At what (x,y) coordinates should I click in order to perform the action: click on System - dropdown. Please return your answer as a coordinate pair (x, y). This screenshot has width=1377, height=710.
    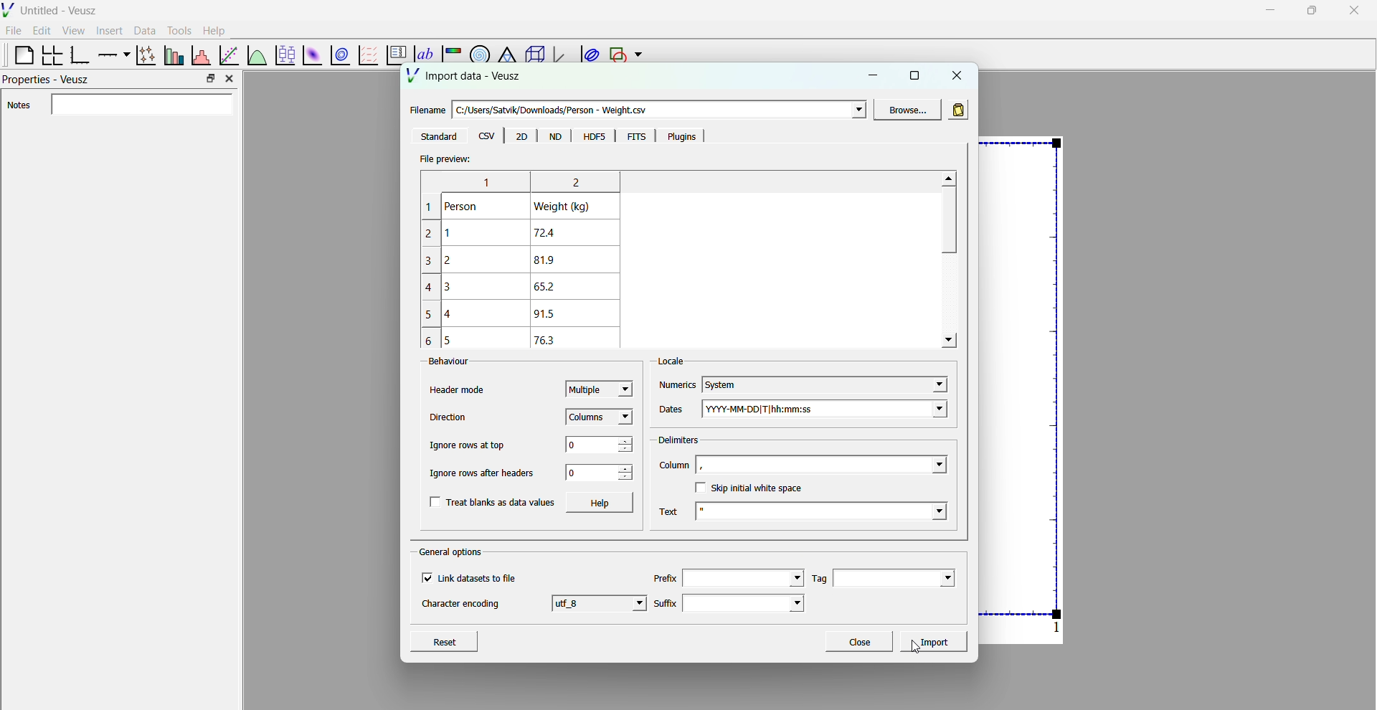
    Looking at the image, I should click on (823, 379).